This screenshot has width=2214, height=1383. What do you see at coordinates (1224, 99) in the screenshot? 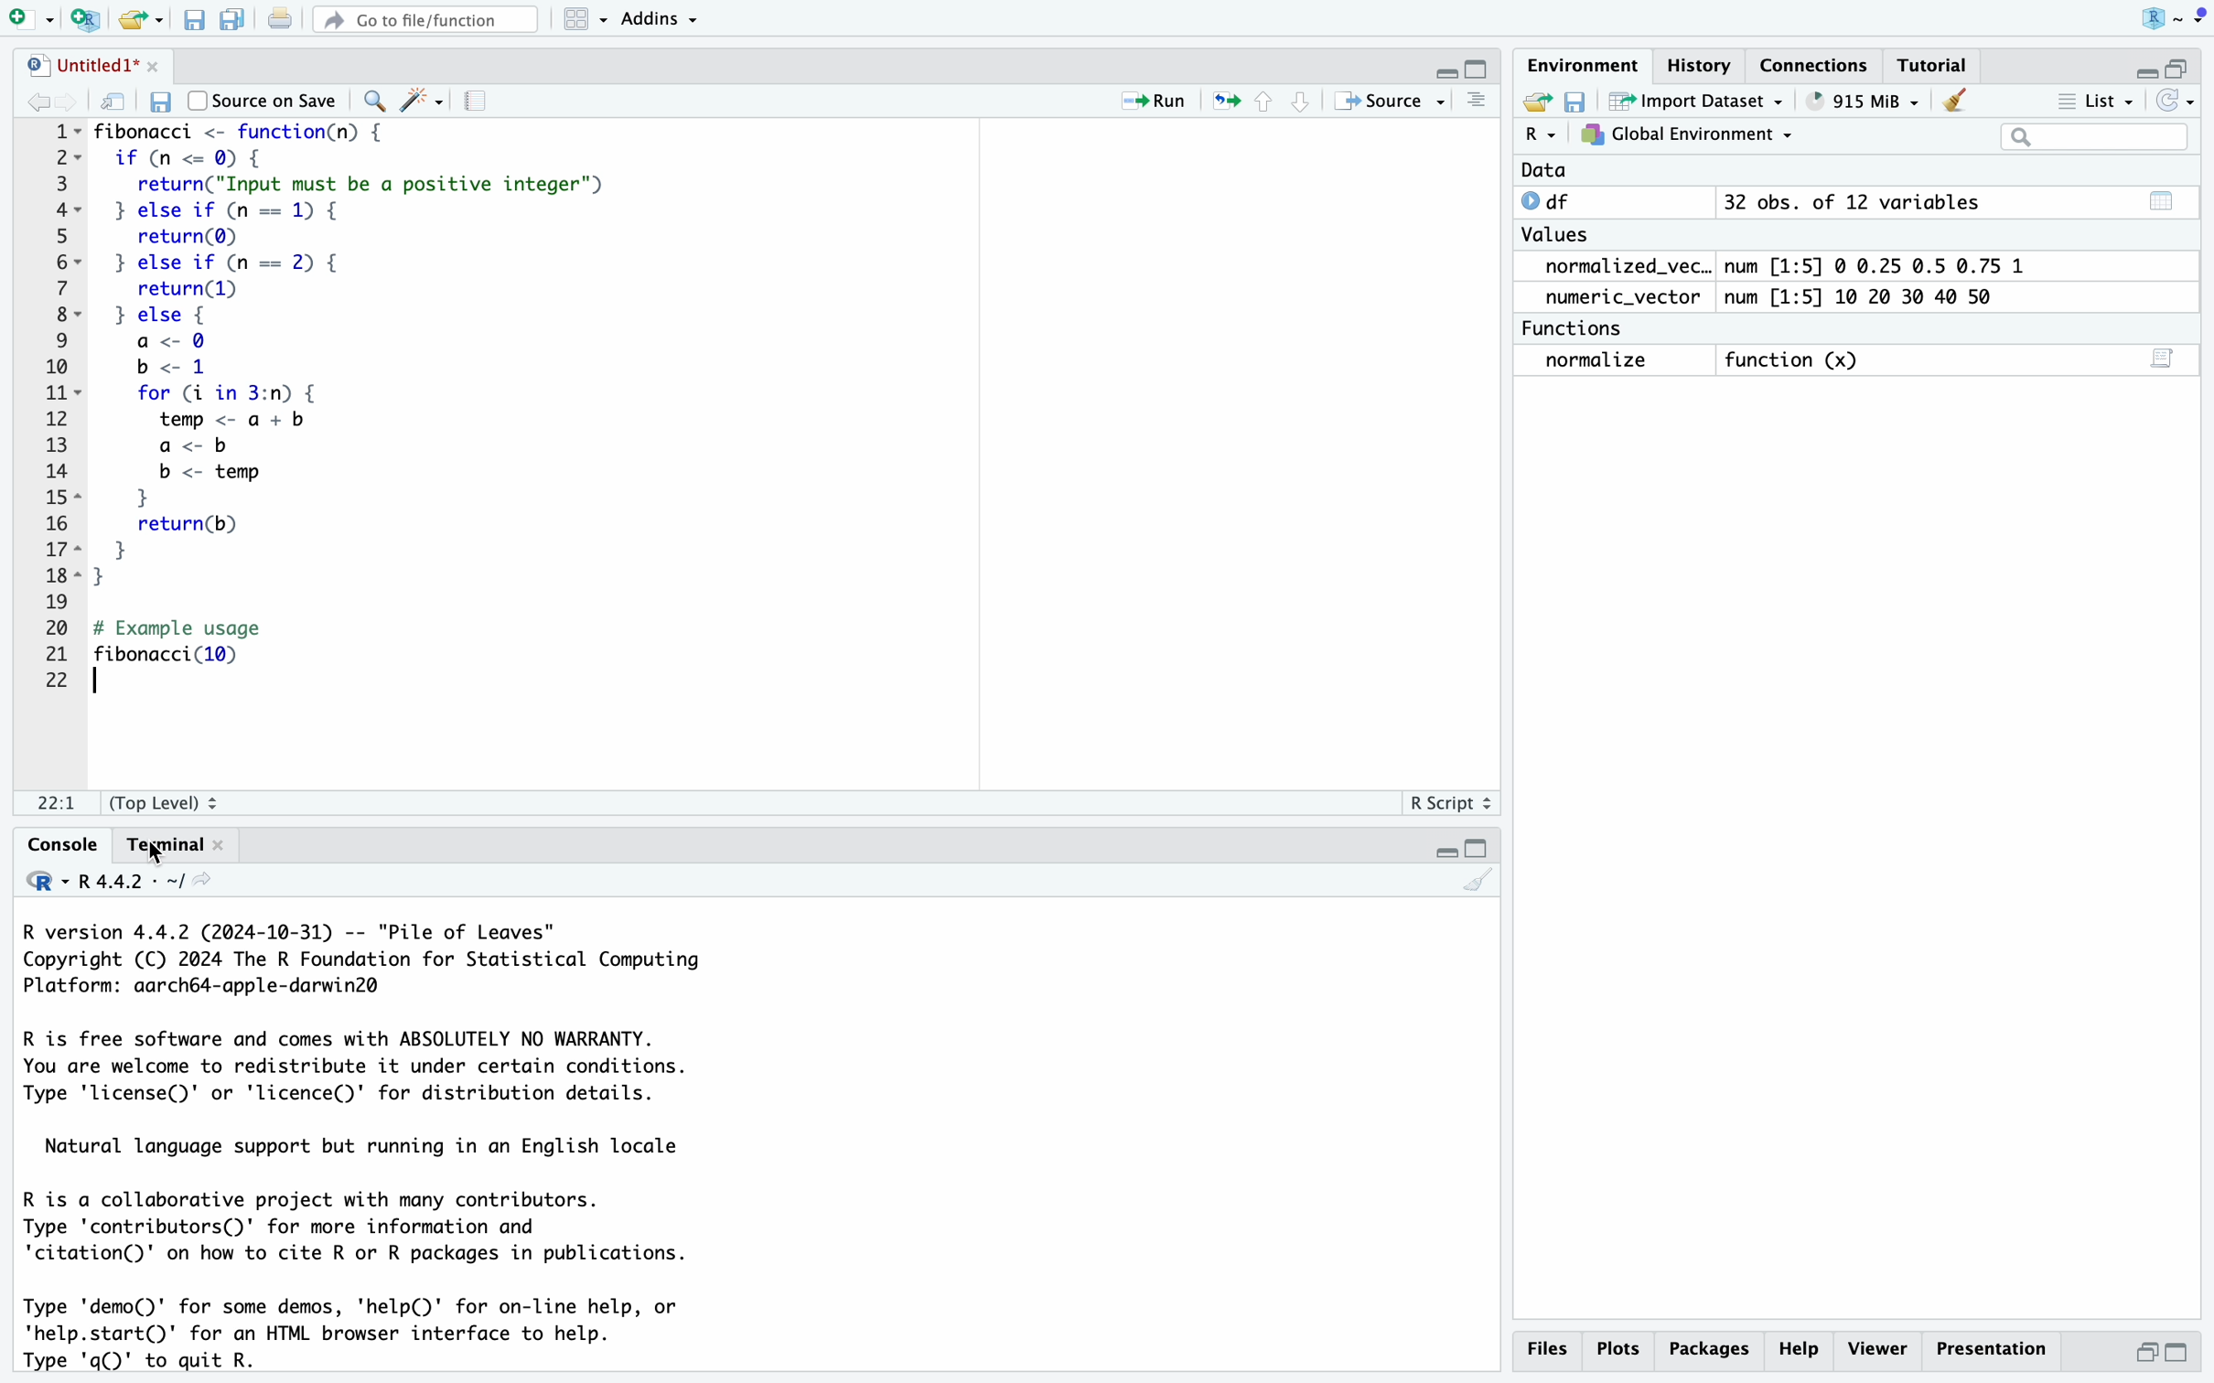
I see `re-run the previous code region` at bounding box center [1224, 99].